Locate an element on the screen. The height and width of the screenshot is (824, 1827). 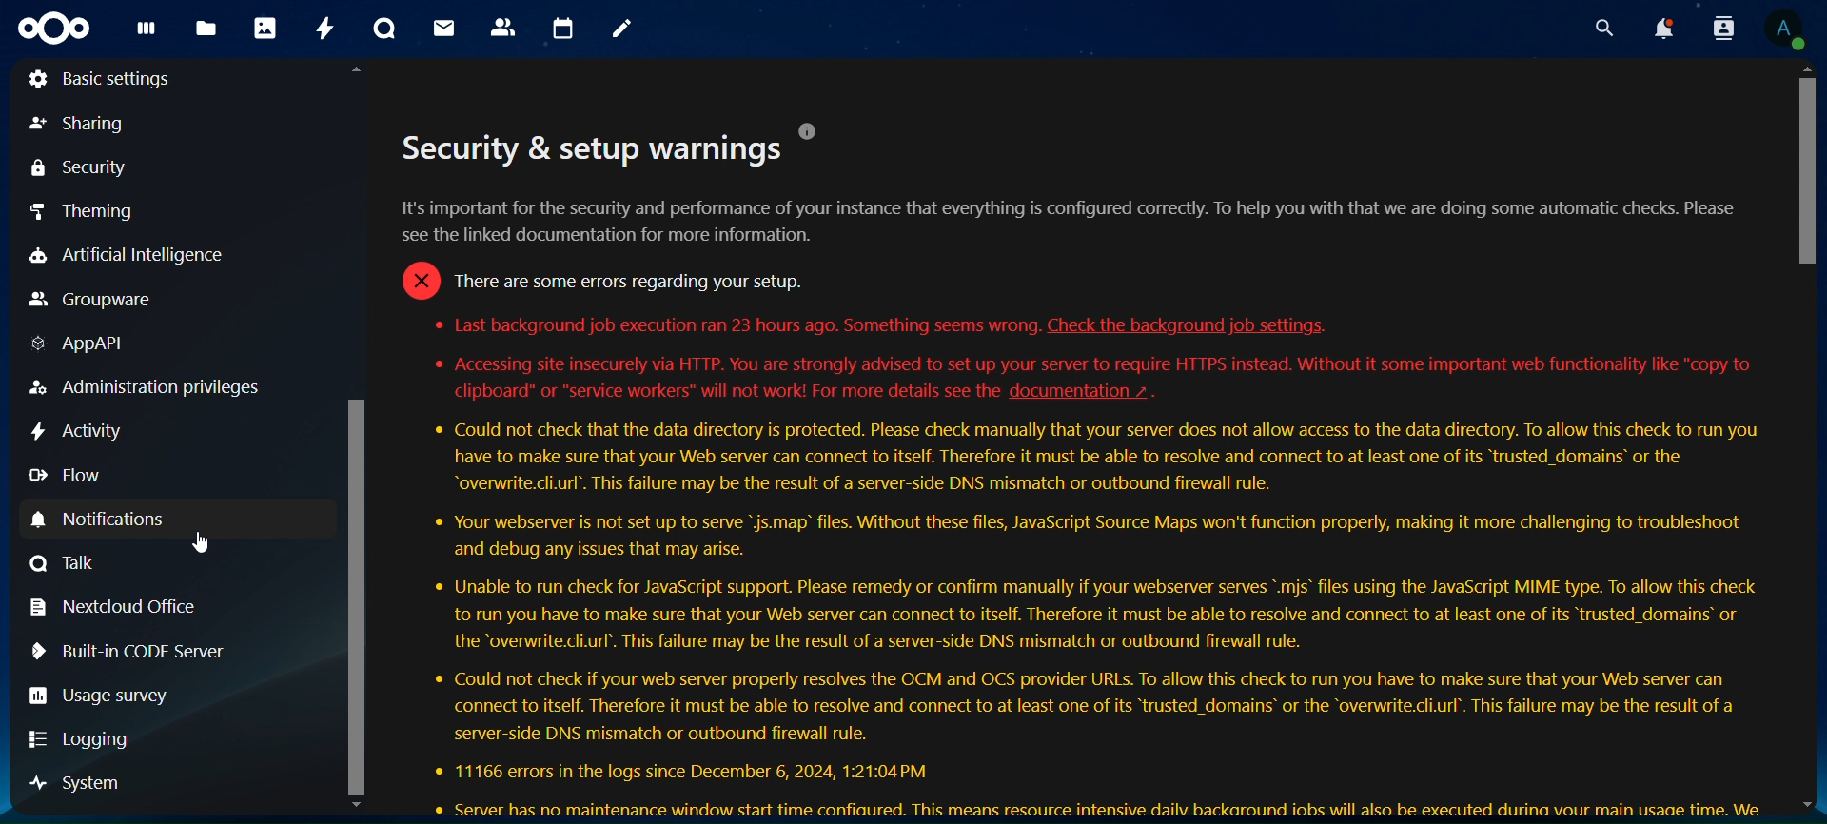
search is located at coordinates (1604, 29).